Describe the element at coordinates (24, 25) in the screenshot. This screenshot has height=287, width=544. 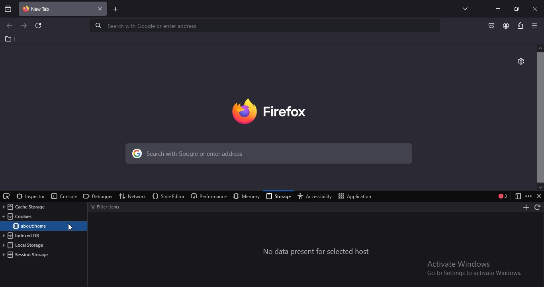
I see `click to go to next page` at that location.